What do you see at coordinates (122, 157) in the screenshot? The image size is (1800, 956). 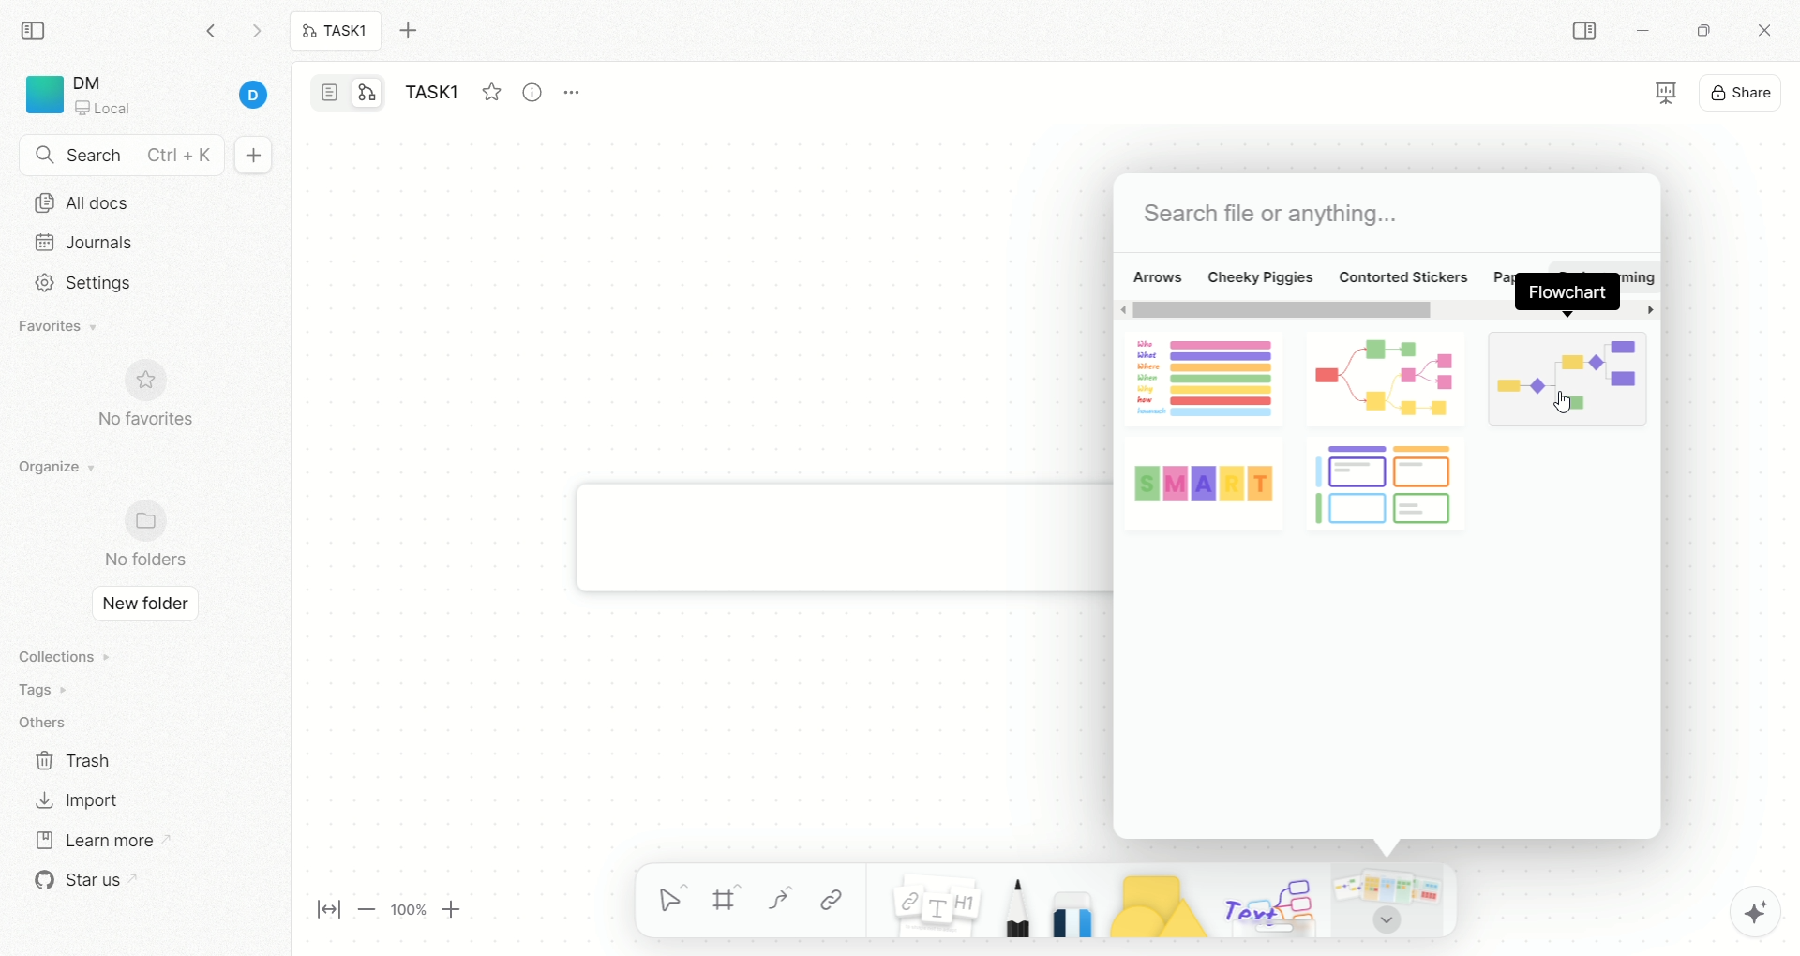 I see `search` at bounding box center [122, 157].